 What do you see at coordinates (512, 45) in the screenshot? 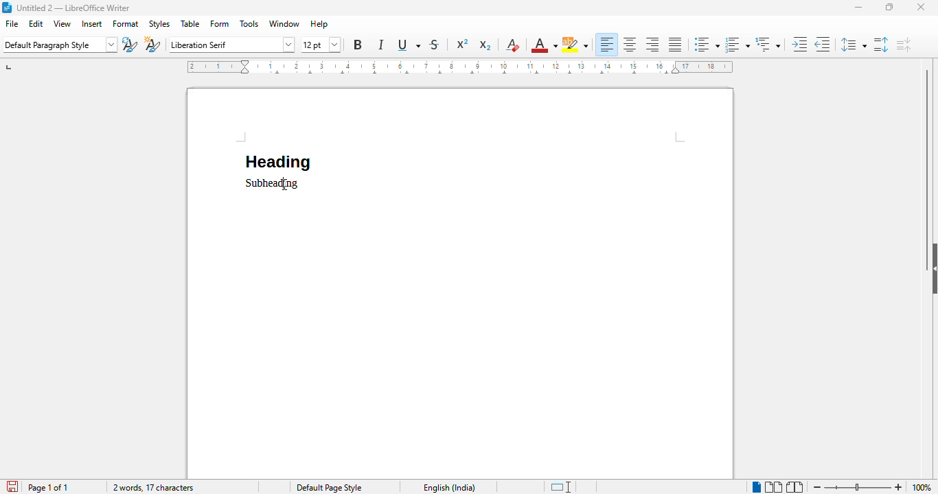
I see `clear direct formatting` at bounding box center [512, 45].